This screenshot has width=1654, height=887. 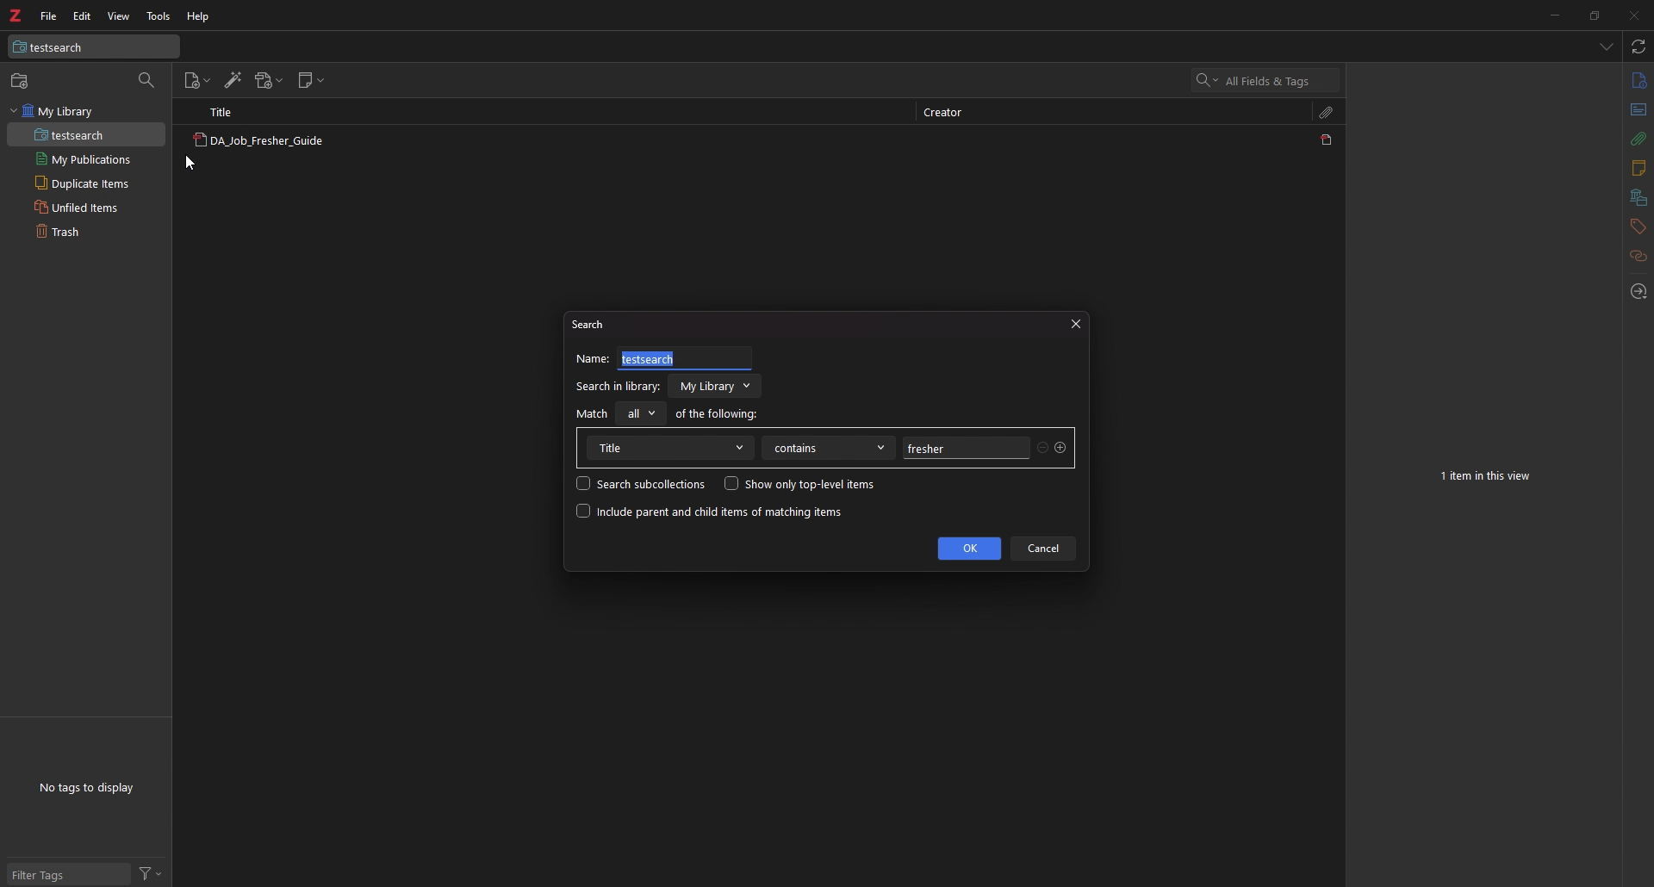 I want to click on edit, so click(x=83, y=16).